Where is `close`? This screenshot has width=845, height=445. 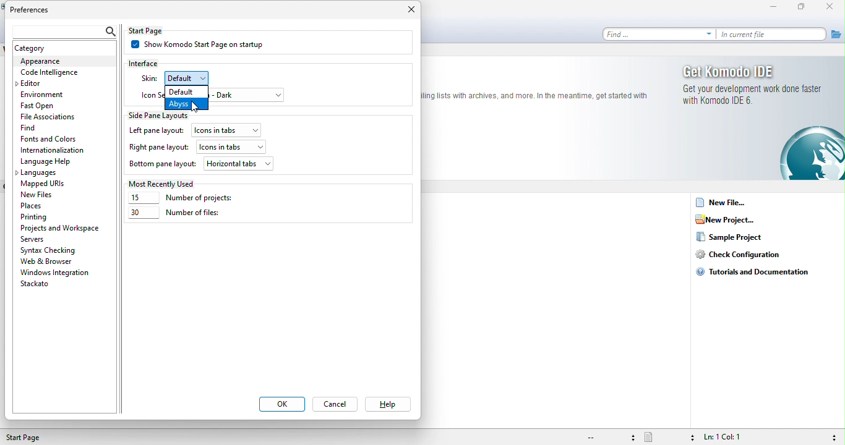
close is located at coordinates (833, 7).